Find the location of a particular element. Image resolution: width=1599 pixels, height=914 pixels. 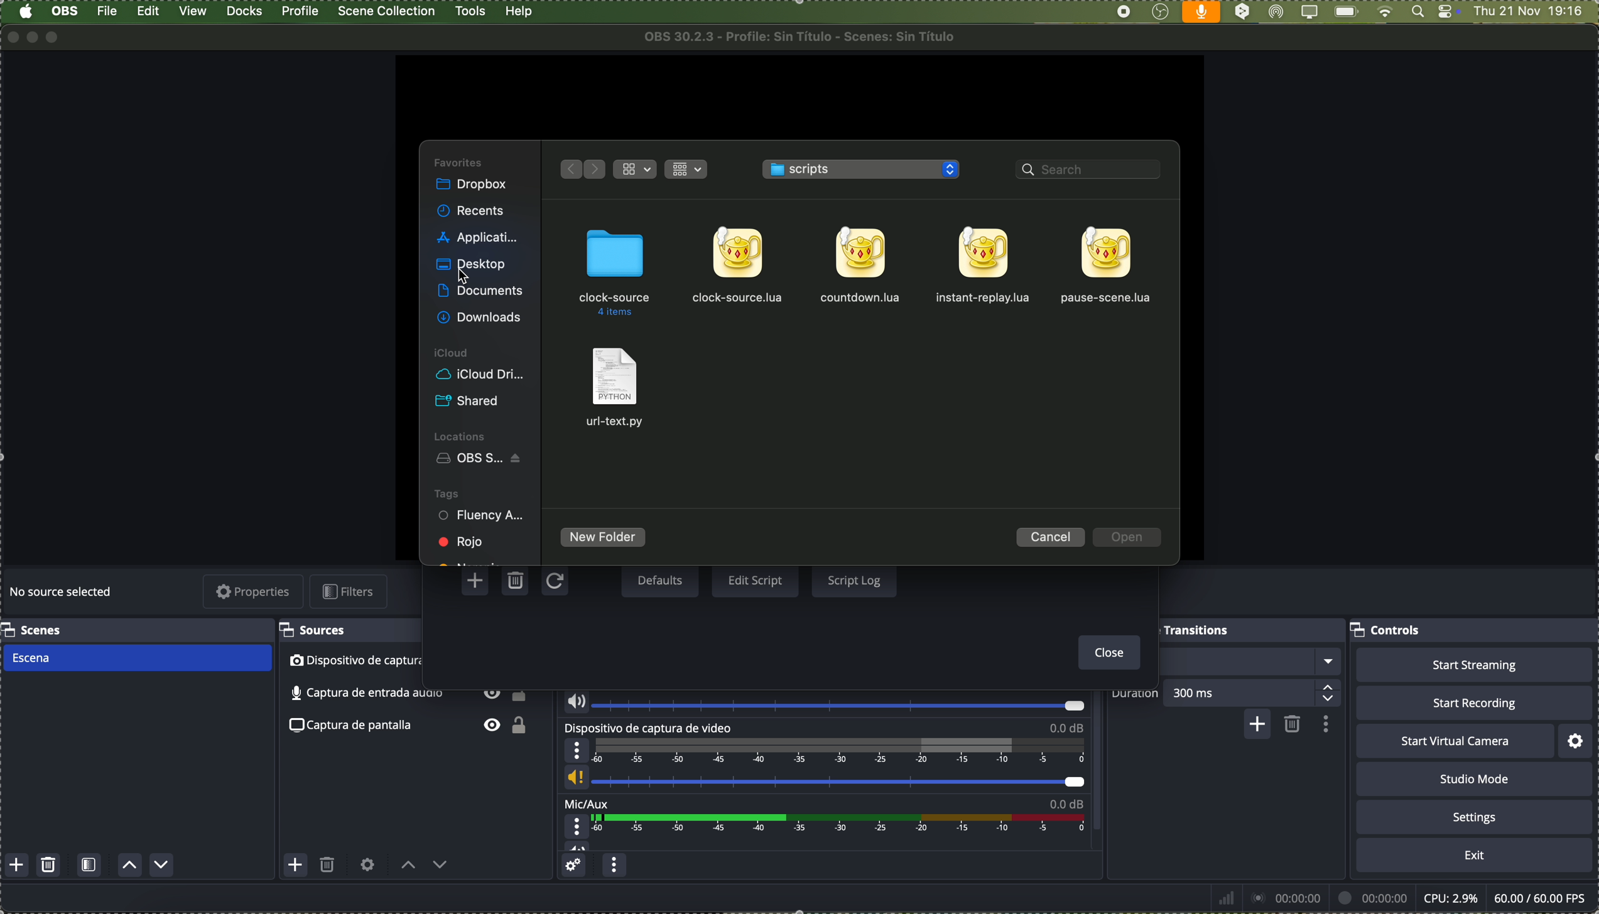

locations is located at coordinates (463, 435).